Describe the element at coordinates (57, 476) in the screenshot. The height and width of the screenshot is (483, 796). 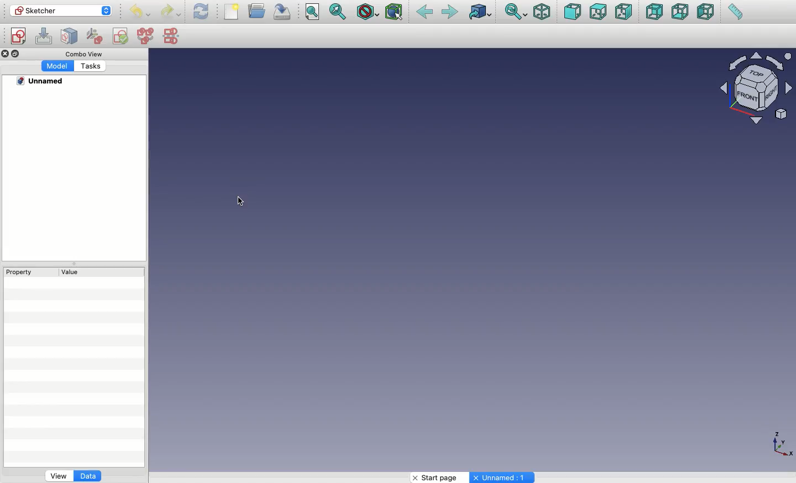
I see `View` at that location.